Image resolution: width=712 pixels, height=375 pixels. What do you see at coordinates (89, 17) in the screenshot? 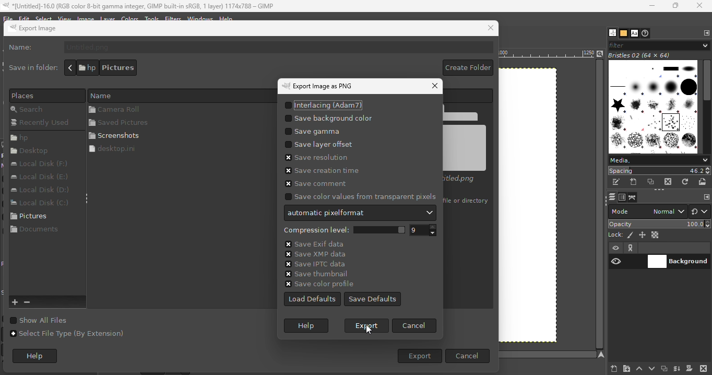
I see `Image` at bounding box center [89, 17].